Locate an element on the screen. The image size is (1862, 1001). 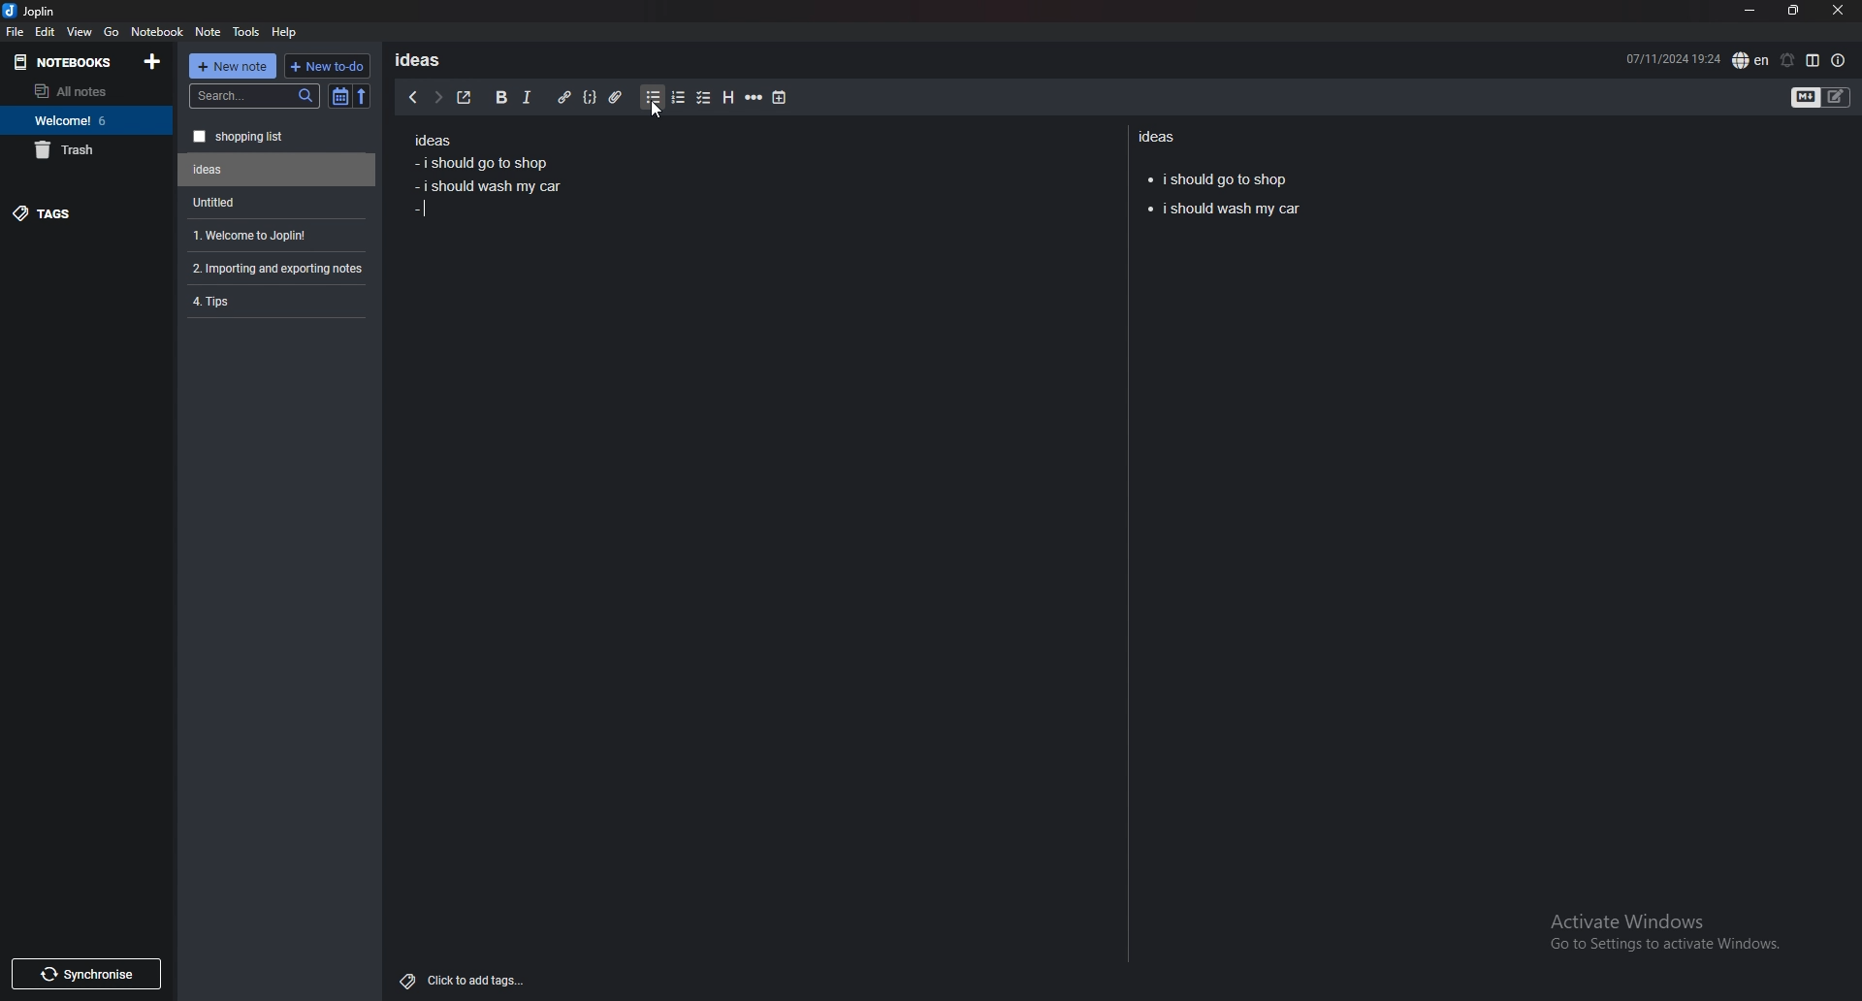
note is located at coordinates (209, 32).